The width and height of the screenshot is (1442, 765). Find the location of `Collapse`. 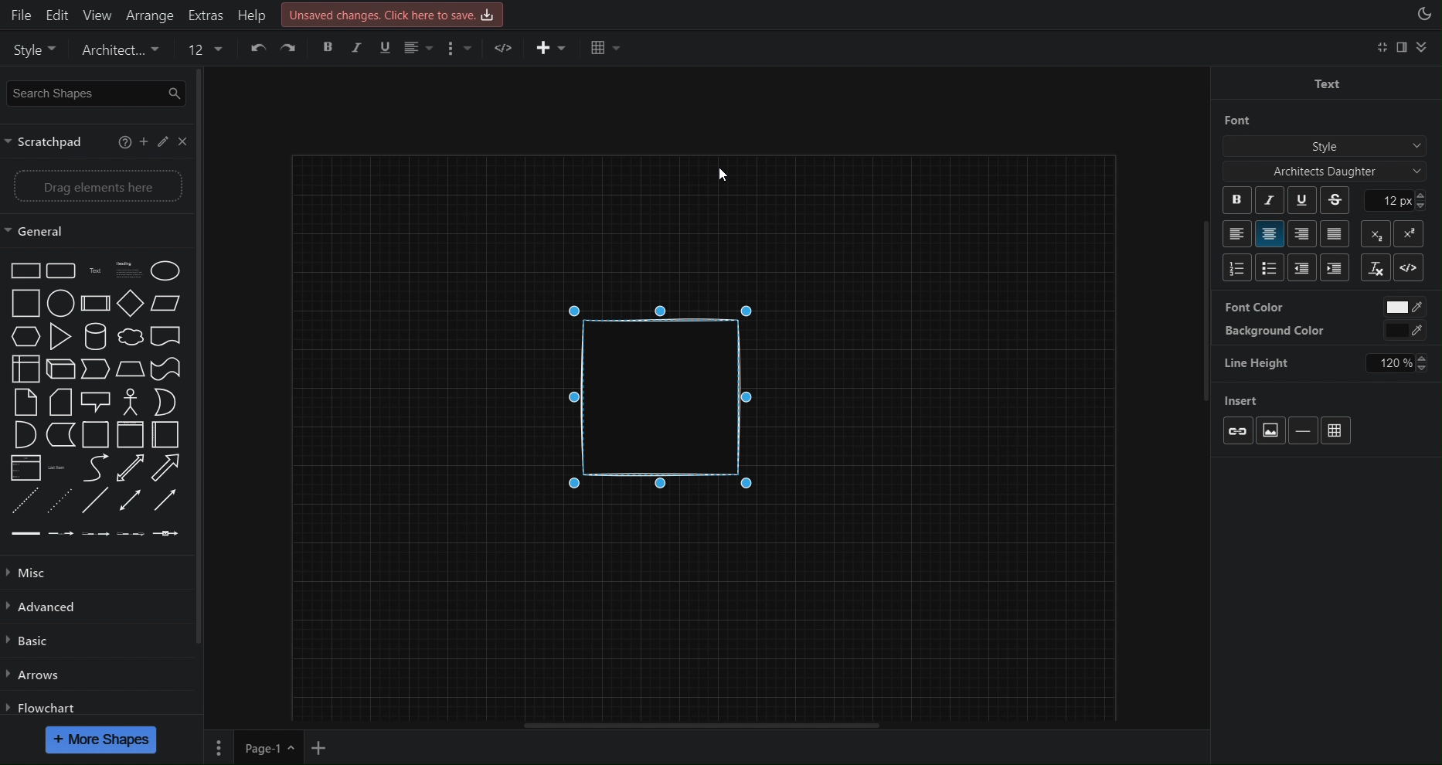

Collapse is located at coordinates (1430, 49).